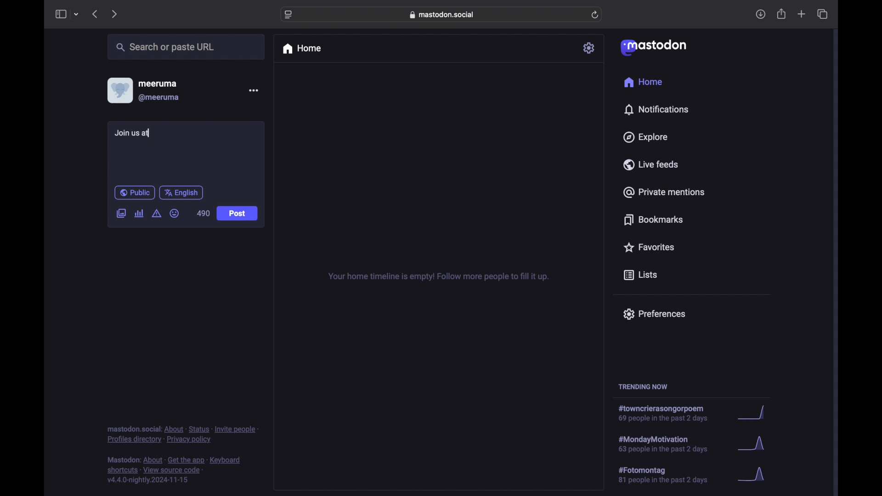 The height and width of the screenshot is (496, 882). I want to click on 490, so click(203, 213).